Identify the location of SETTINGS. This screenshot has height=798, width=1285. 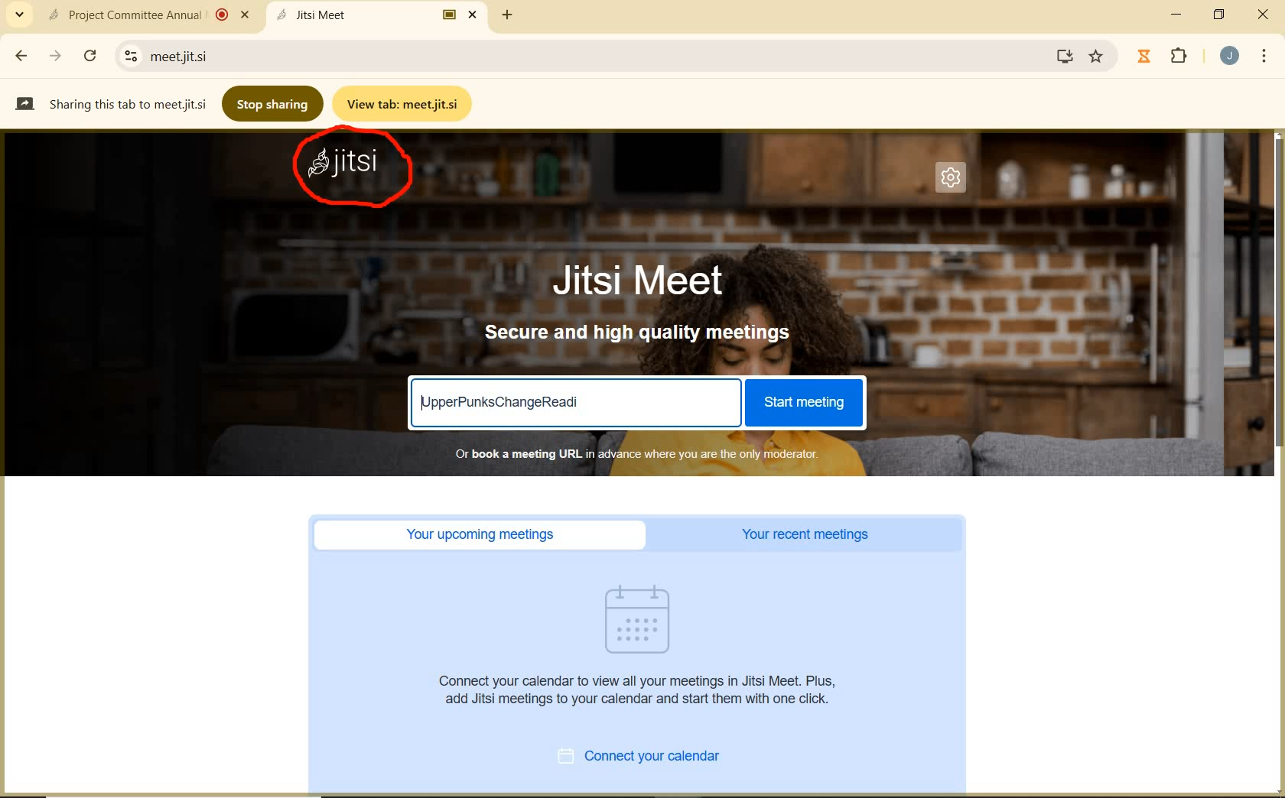
(955, 182).